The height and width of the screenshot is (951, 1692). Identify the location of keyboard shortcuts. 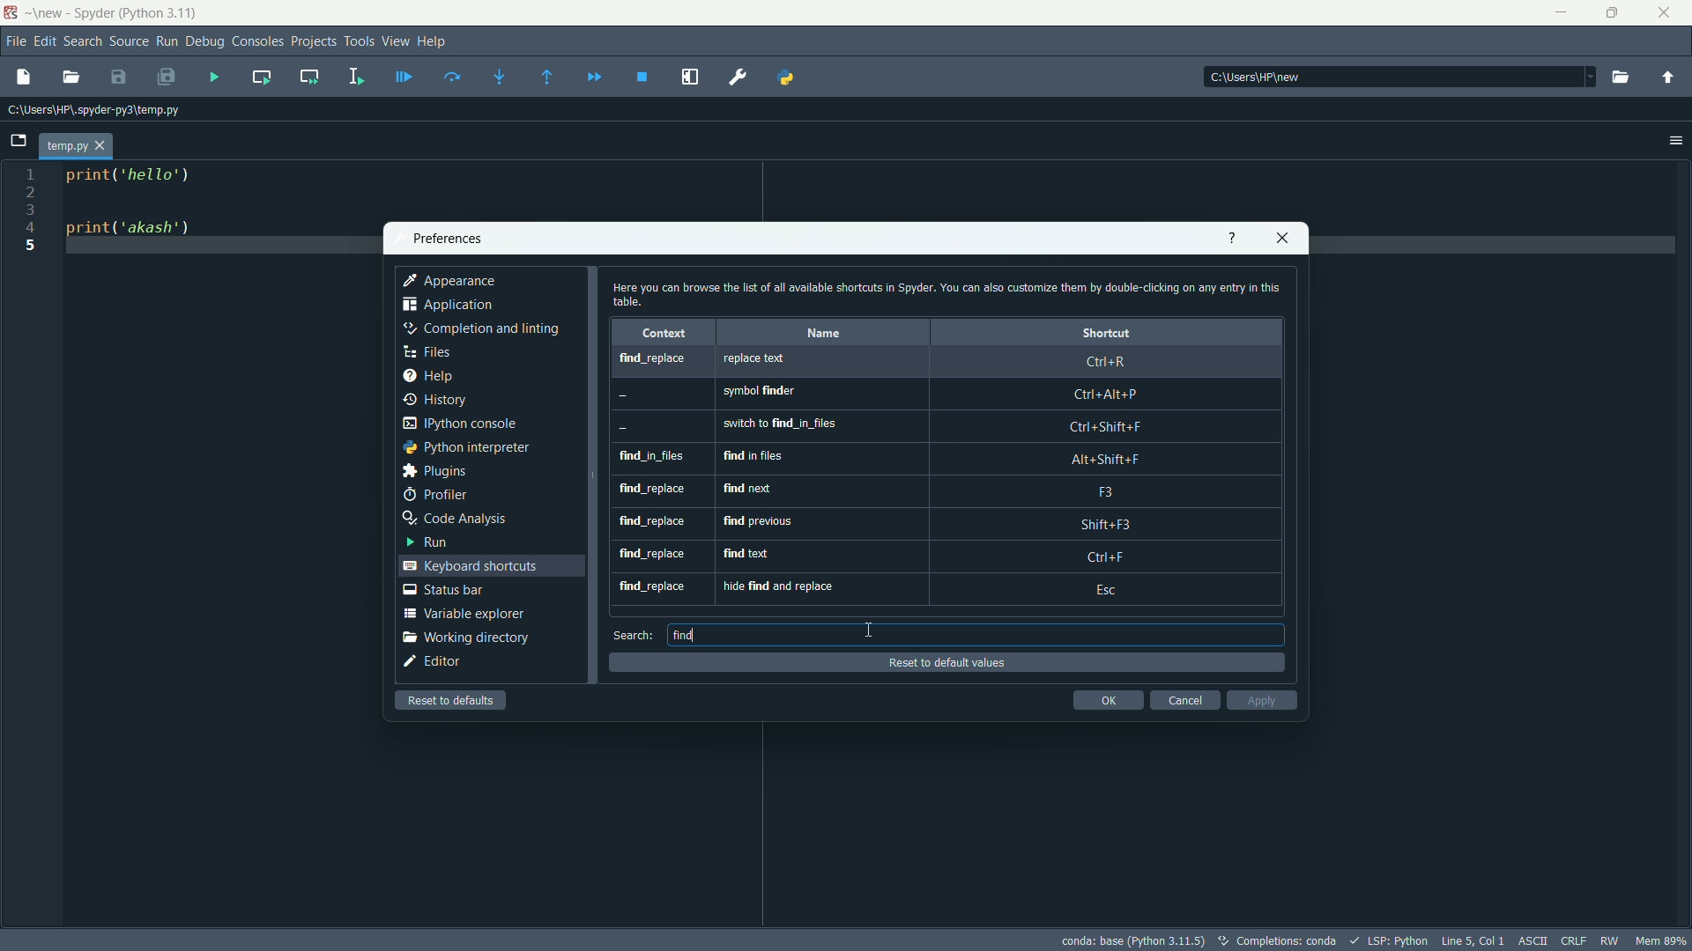
(468, 564).